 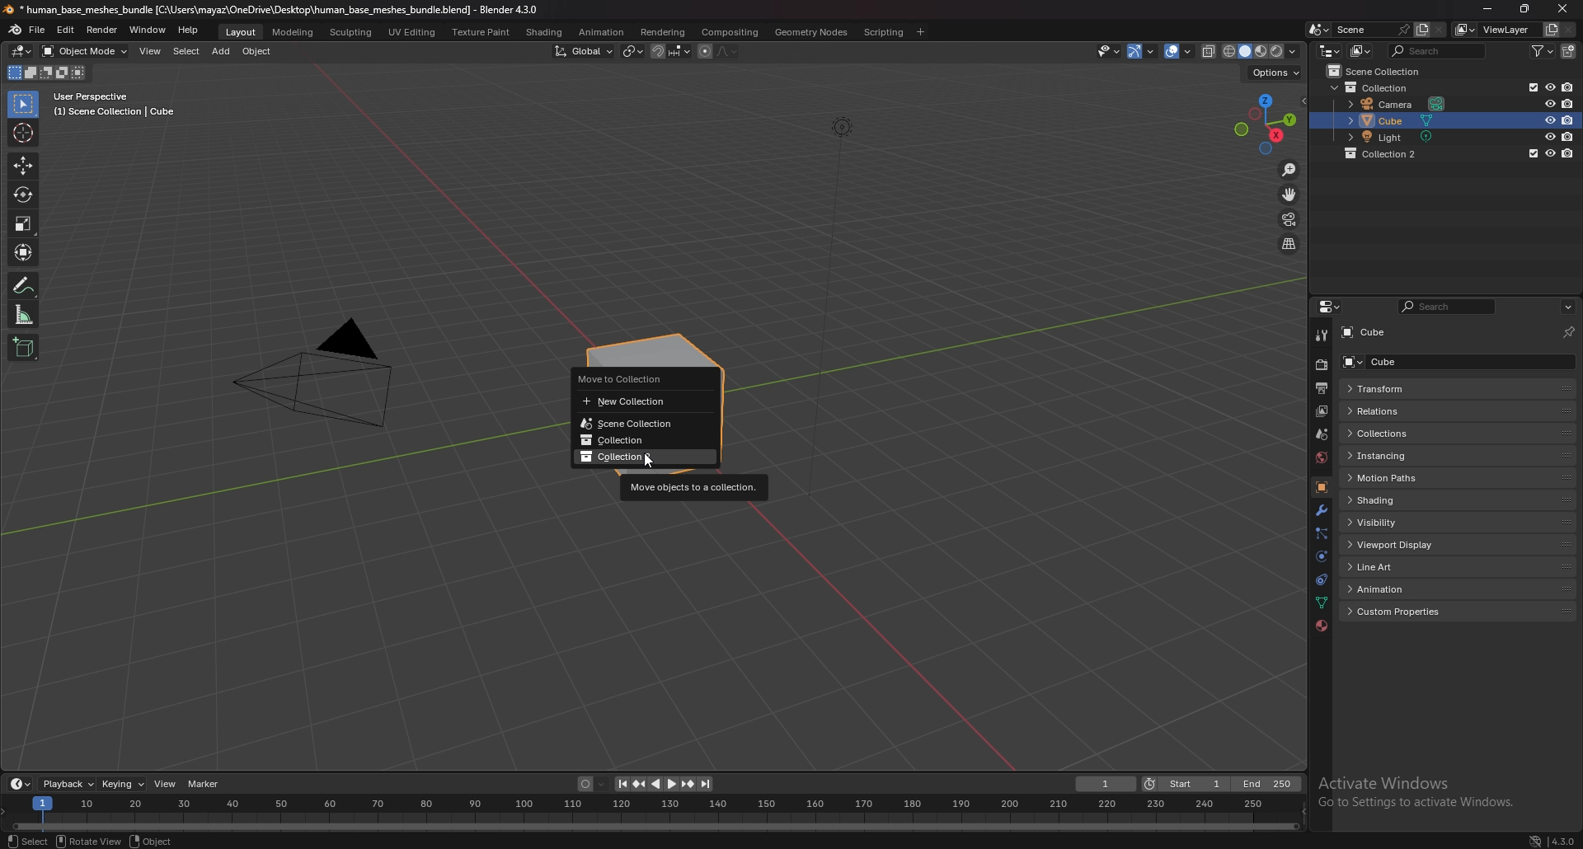 I want to click on render, so click(x=103, y=30).